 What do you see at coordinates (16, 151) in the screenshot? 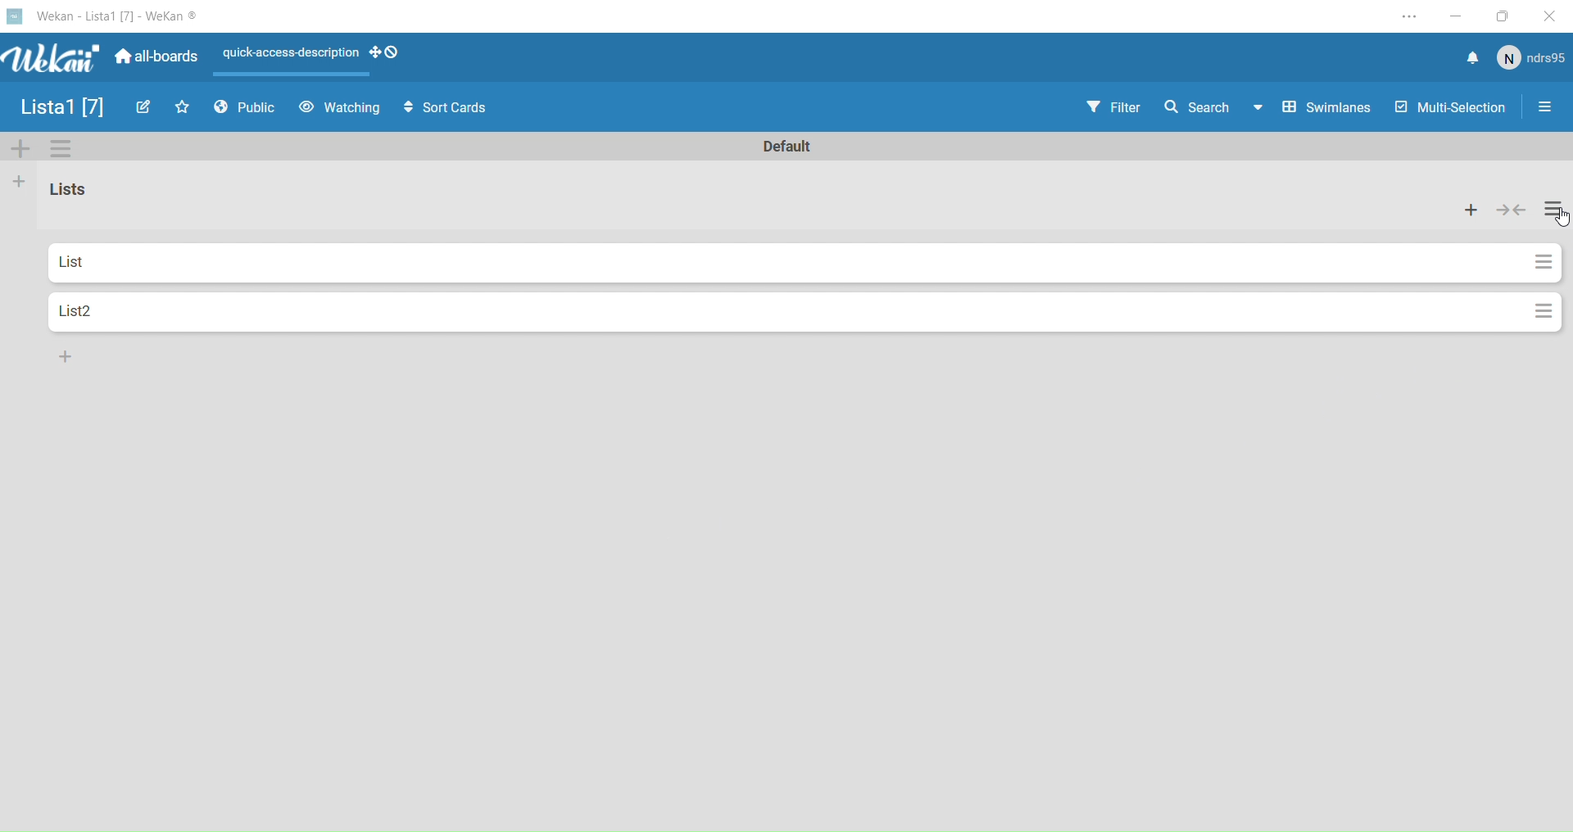
I see `Add` at bounding box center [16, 151].